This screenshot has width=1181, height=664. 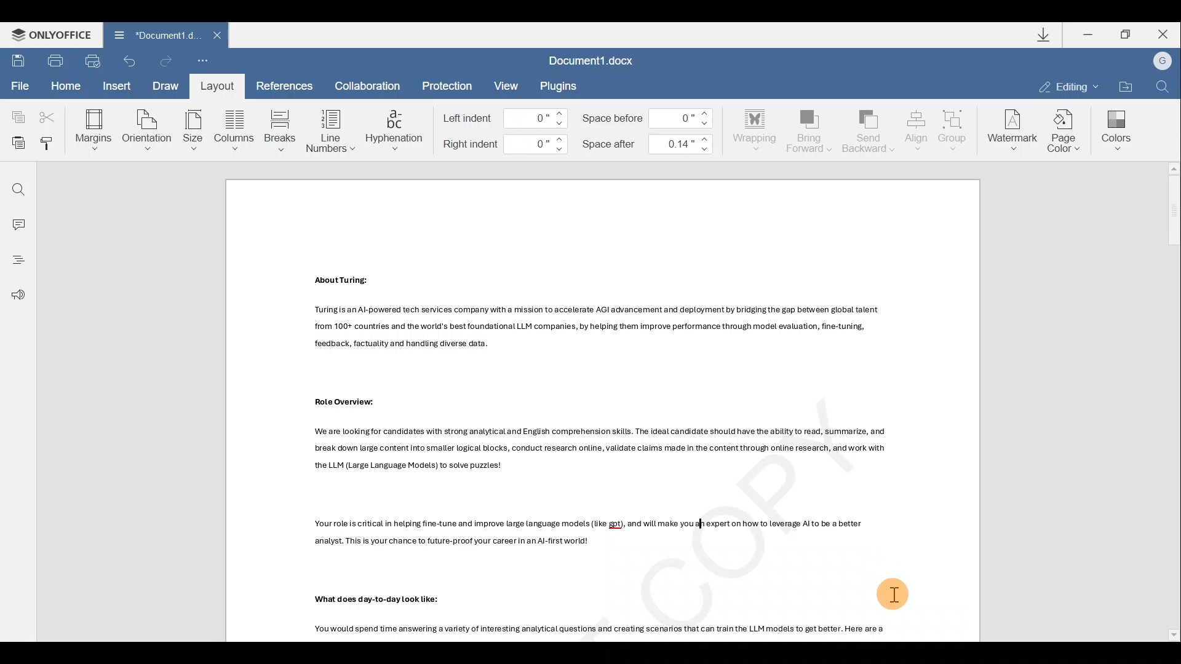 What do you see at coordinates (1012, 132) in the screenshot?
I see `Watermark` at bounding box center [1012, 132].